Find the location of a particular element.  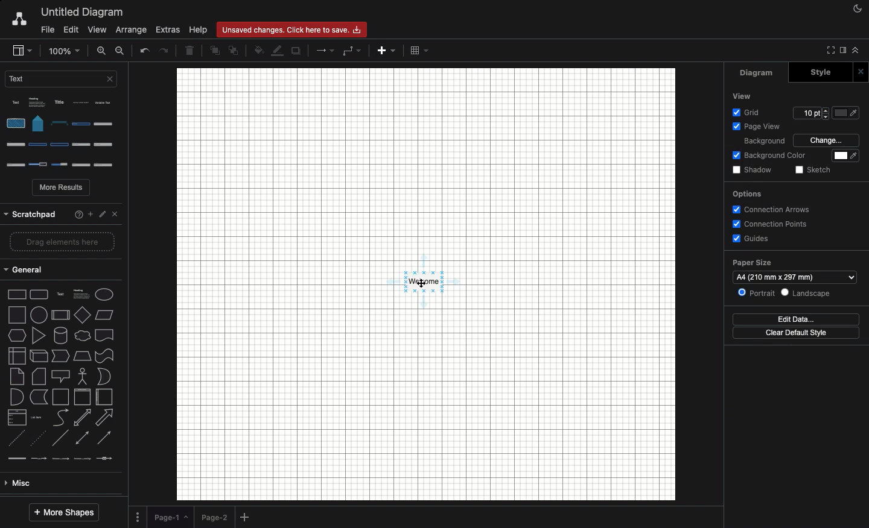

Diagram is located at coordinates (756, 74).